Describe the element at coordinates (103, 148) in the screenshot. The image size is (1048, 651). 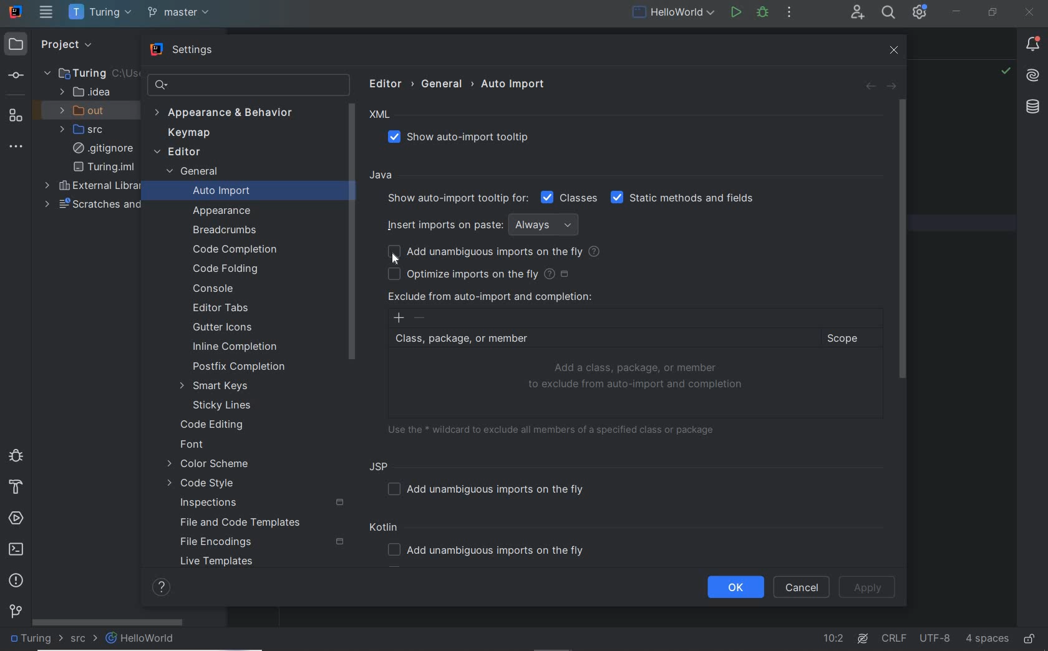
I see `gitignore` at that location.